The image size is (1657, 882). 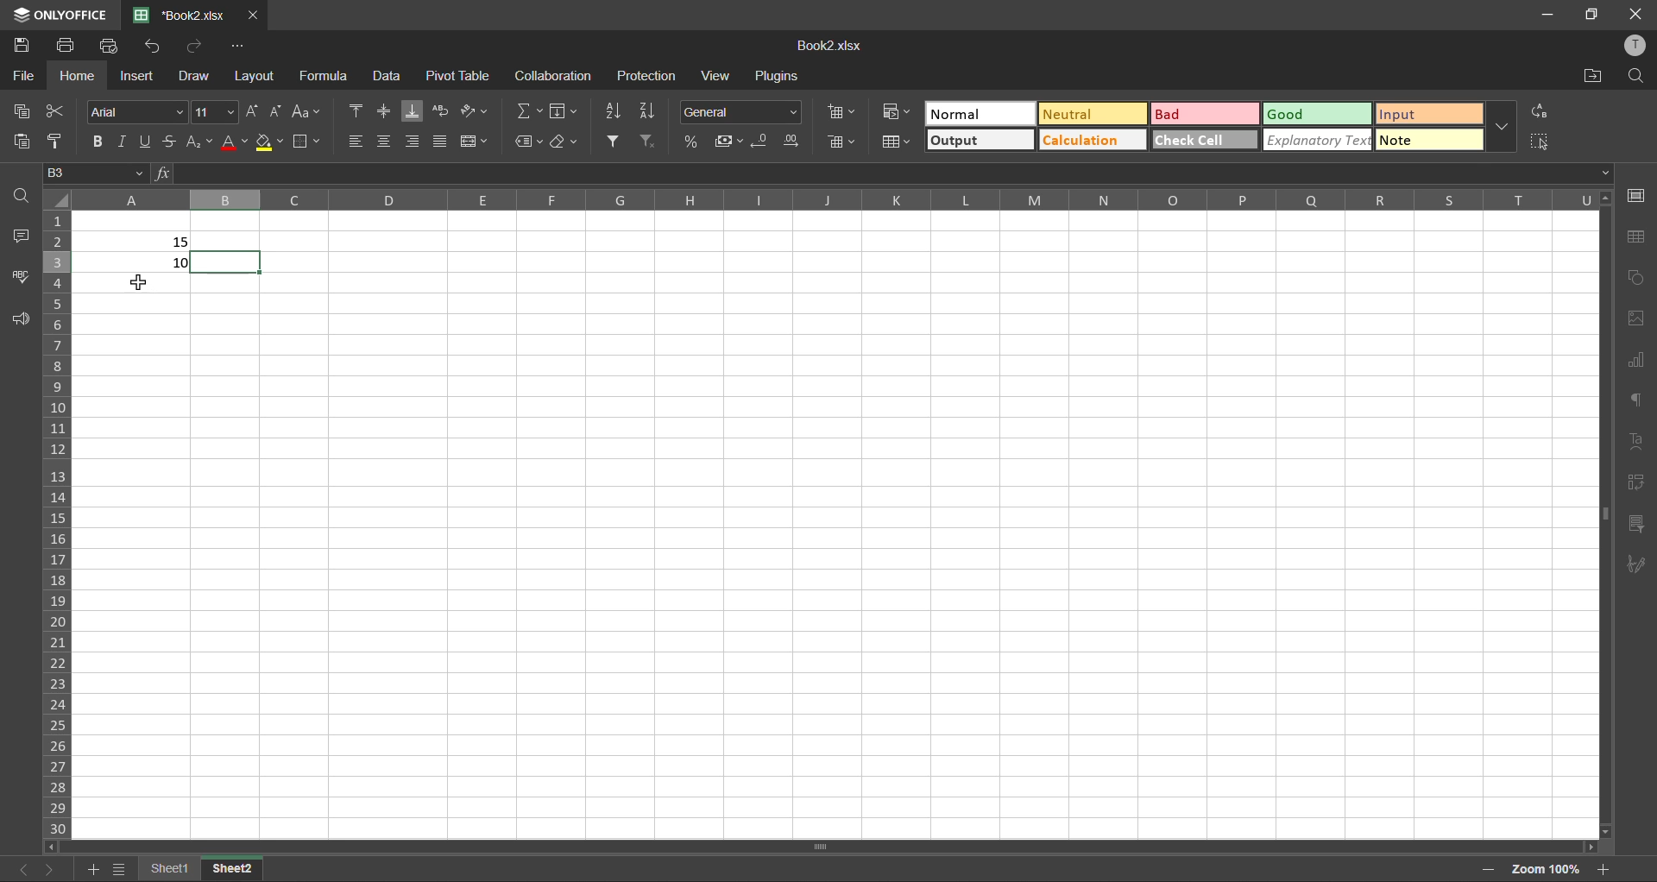 I want to click on formula, so click(x=331, y=75).